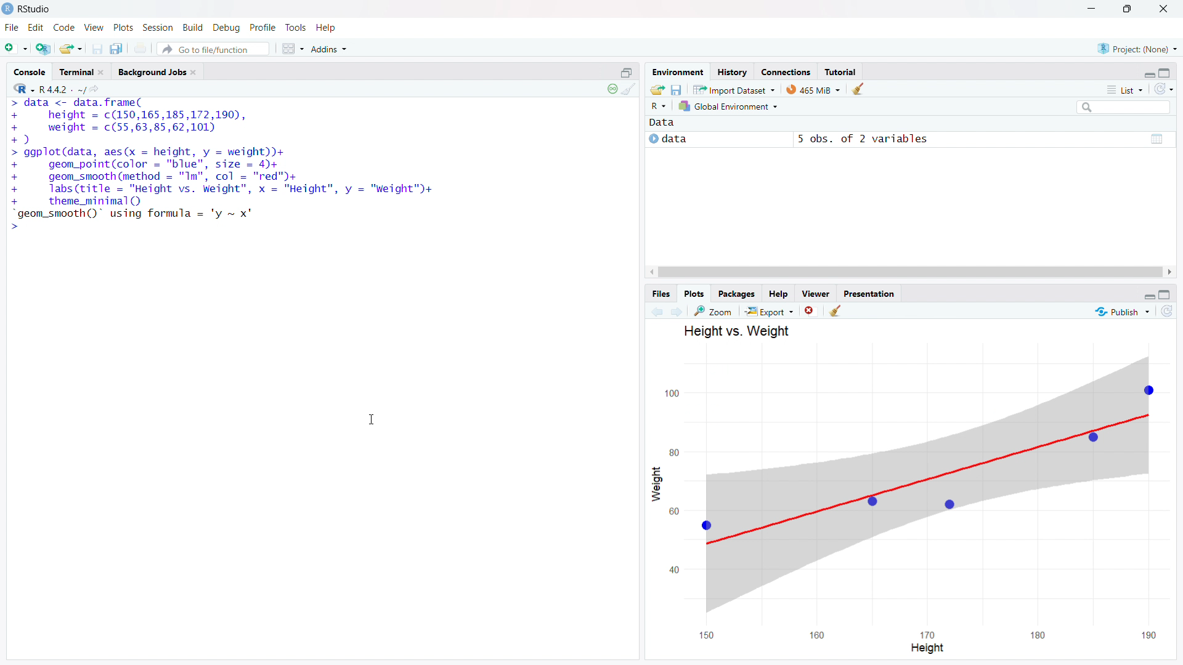  What do you see at coordinates (661, 294) in the screenshot?
I see `files` at bounding box center [661, 294].